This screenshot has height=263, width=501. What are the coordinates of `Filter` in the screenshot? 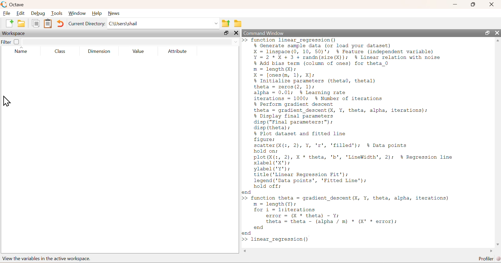 It's located at (10, 42).